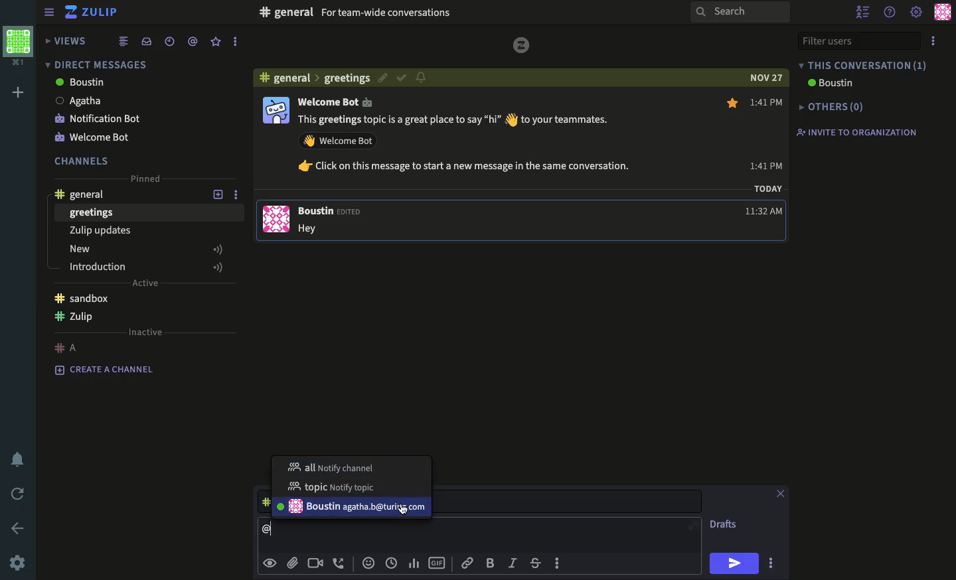 The width and height of the screenshot is (956, 580). I want to click on video call, so click(317, 563).